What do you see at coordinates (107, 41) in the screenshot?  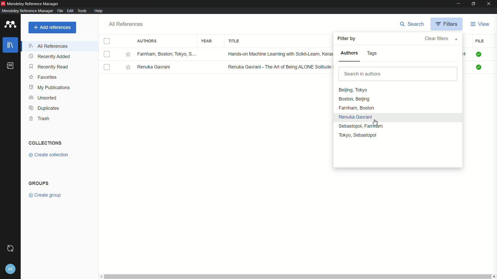 I see `check box` at bounding box center [107, 41].